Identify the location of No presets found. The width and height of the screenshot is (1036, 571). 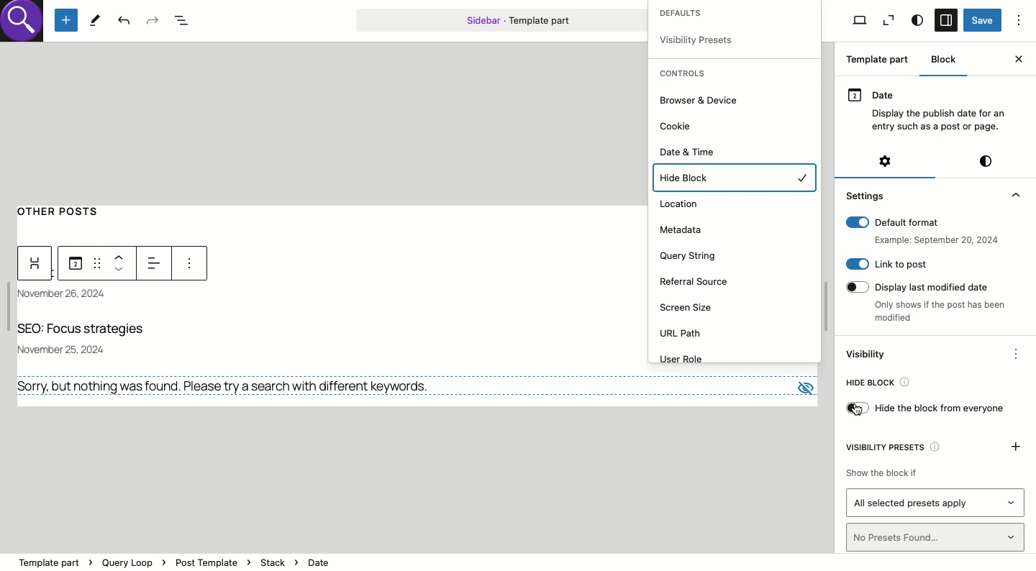
(937, 537).